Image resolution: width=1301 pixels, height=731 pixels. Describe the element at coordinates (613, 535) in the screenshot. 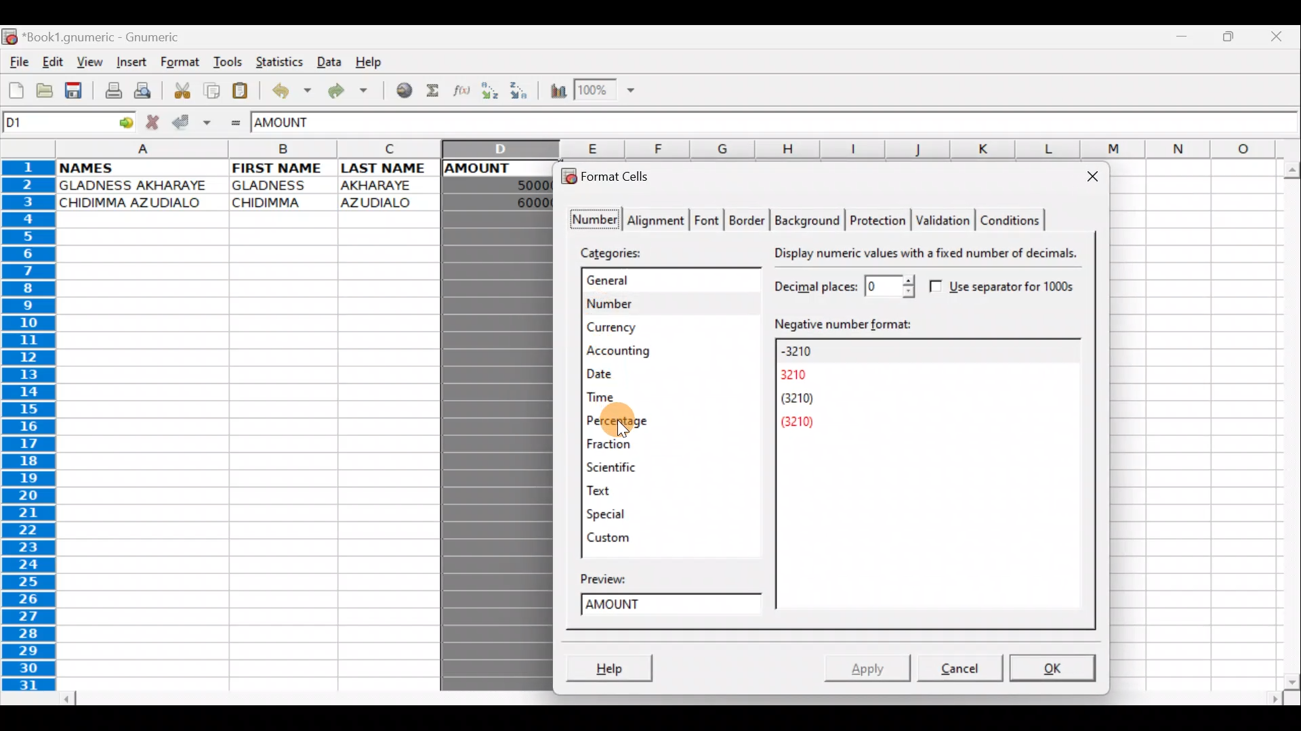

I see `Custom` at that location.